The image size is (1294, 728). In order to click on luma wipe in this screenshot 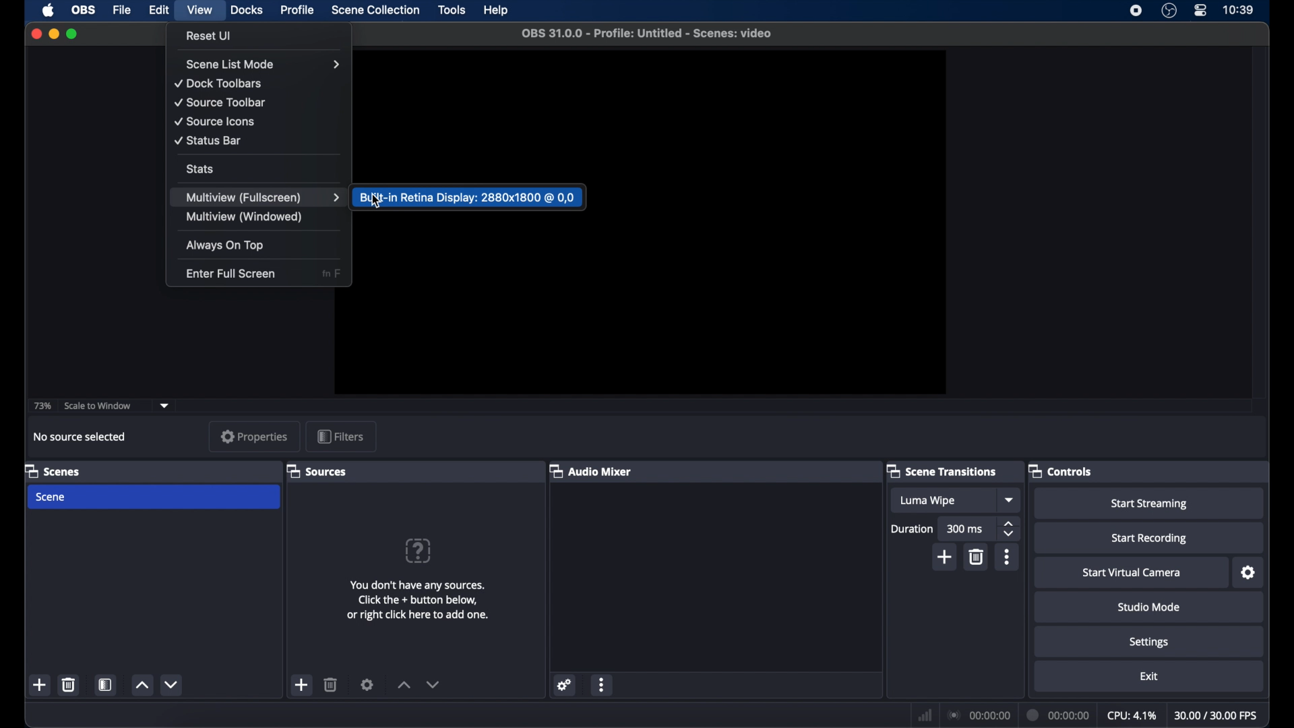, I will do `click(927, 500)`.